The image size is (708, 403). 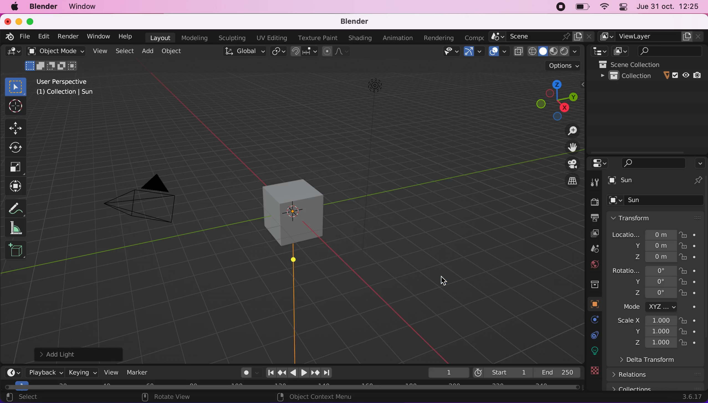 What do you see at coordinates (652, 76) in the screenshot?
I see `collection` at bounding box center [652, 76].